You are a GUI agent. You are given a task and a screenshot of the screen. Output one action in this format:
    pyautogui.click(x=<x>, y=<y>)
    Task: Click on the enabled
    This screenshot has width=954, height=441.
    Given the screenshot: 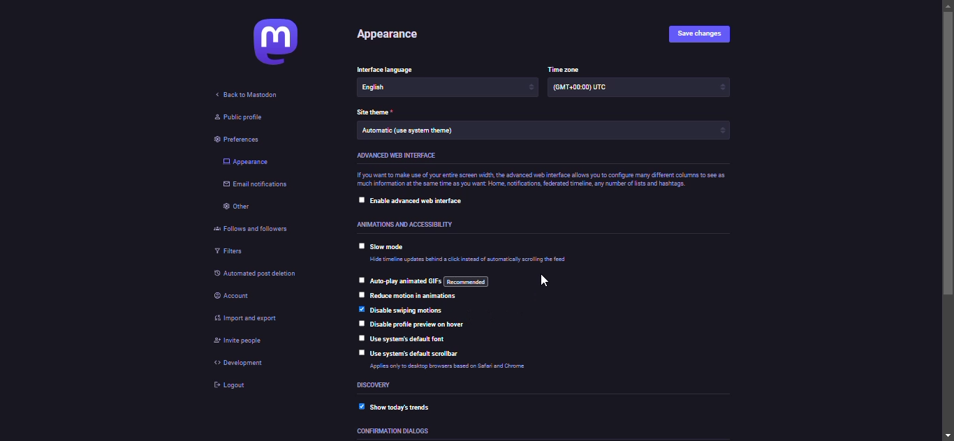 What is the action you would take?
    pyautogui.click(x=360, y=309)
    